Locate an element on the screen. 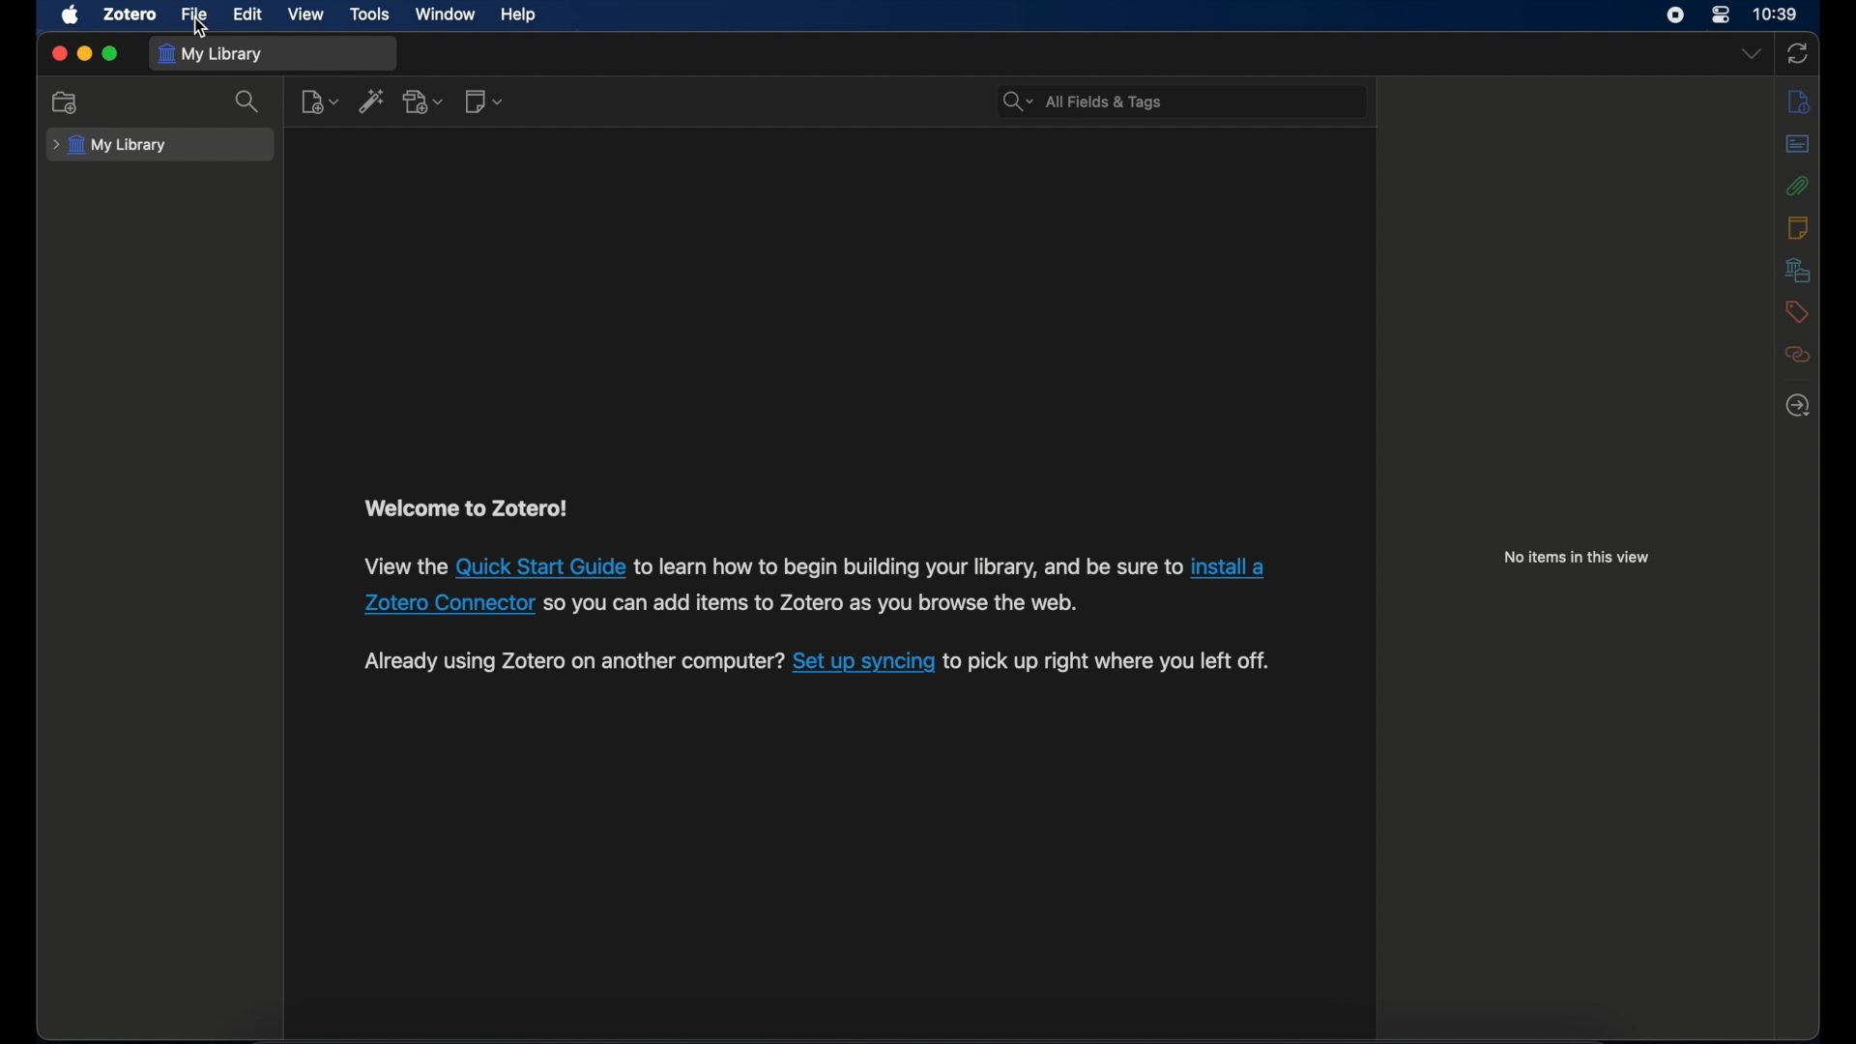  edit is located at coordinates (249, 14).